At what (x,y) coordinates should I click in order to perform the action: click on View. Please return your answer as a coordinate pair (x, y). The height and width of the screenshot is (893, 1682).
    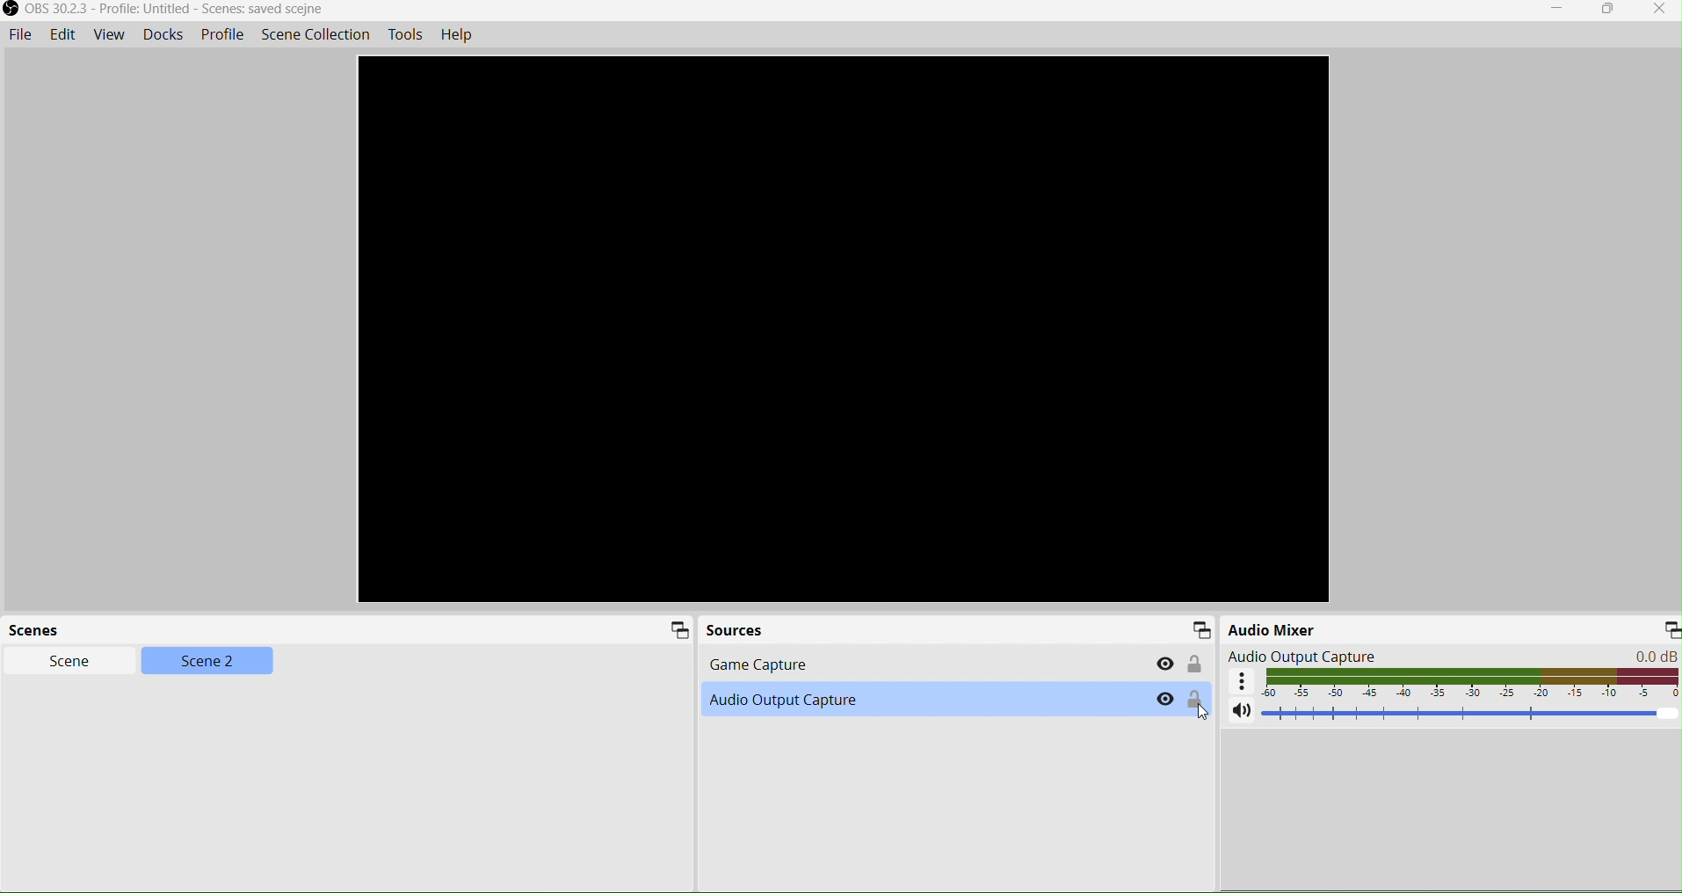
    Looking at the image, I should click on (109, 35).